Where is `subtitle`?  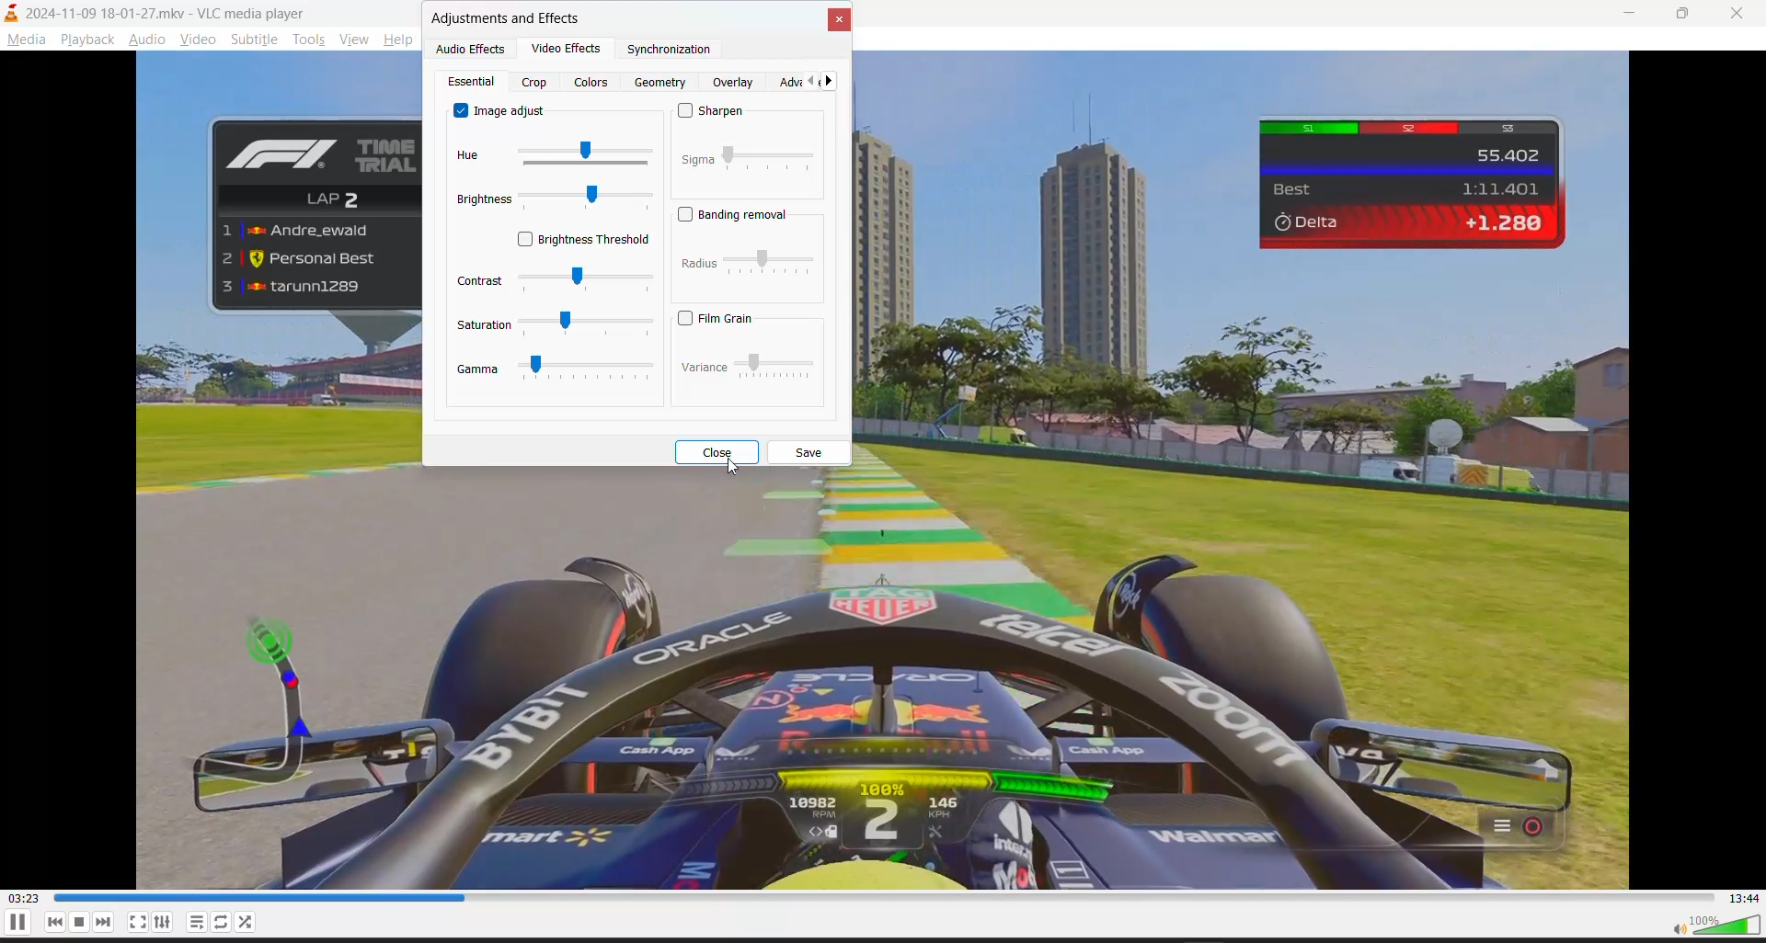 subtitle is located at coordinates (257, 38).